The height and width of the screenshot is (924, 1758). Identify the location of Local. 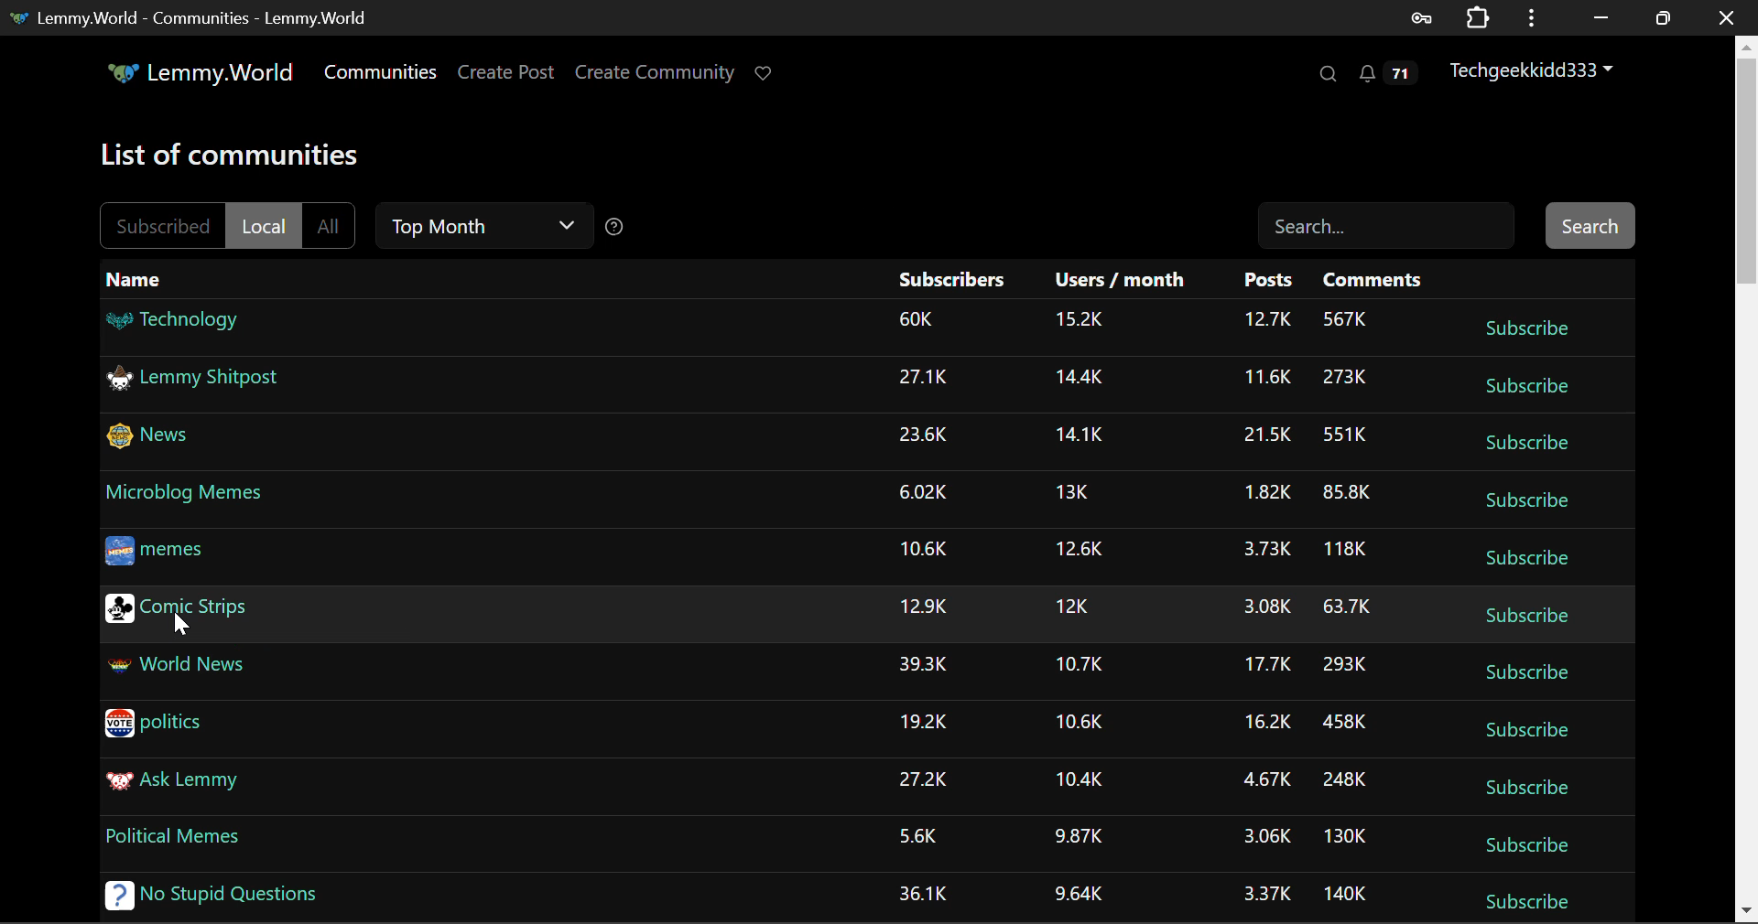
(264, 225).